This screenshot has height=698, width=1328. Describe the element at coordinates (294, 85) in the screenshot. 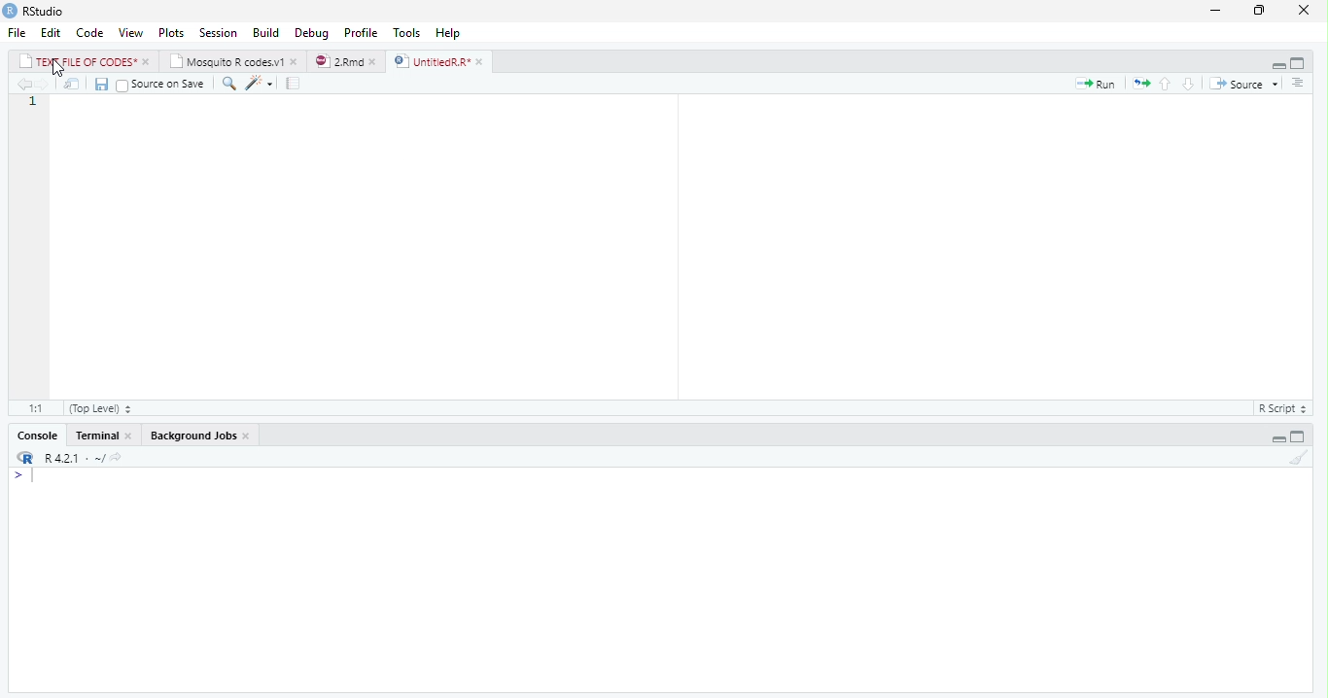

I see `Guideline` at that location.